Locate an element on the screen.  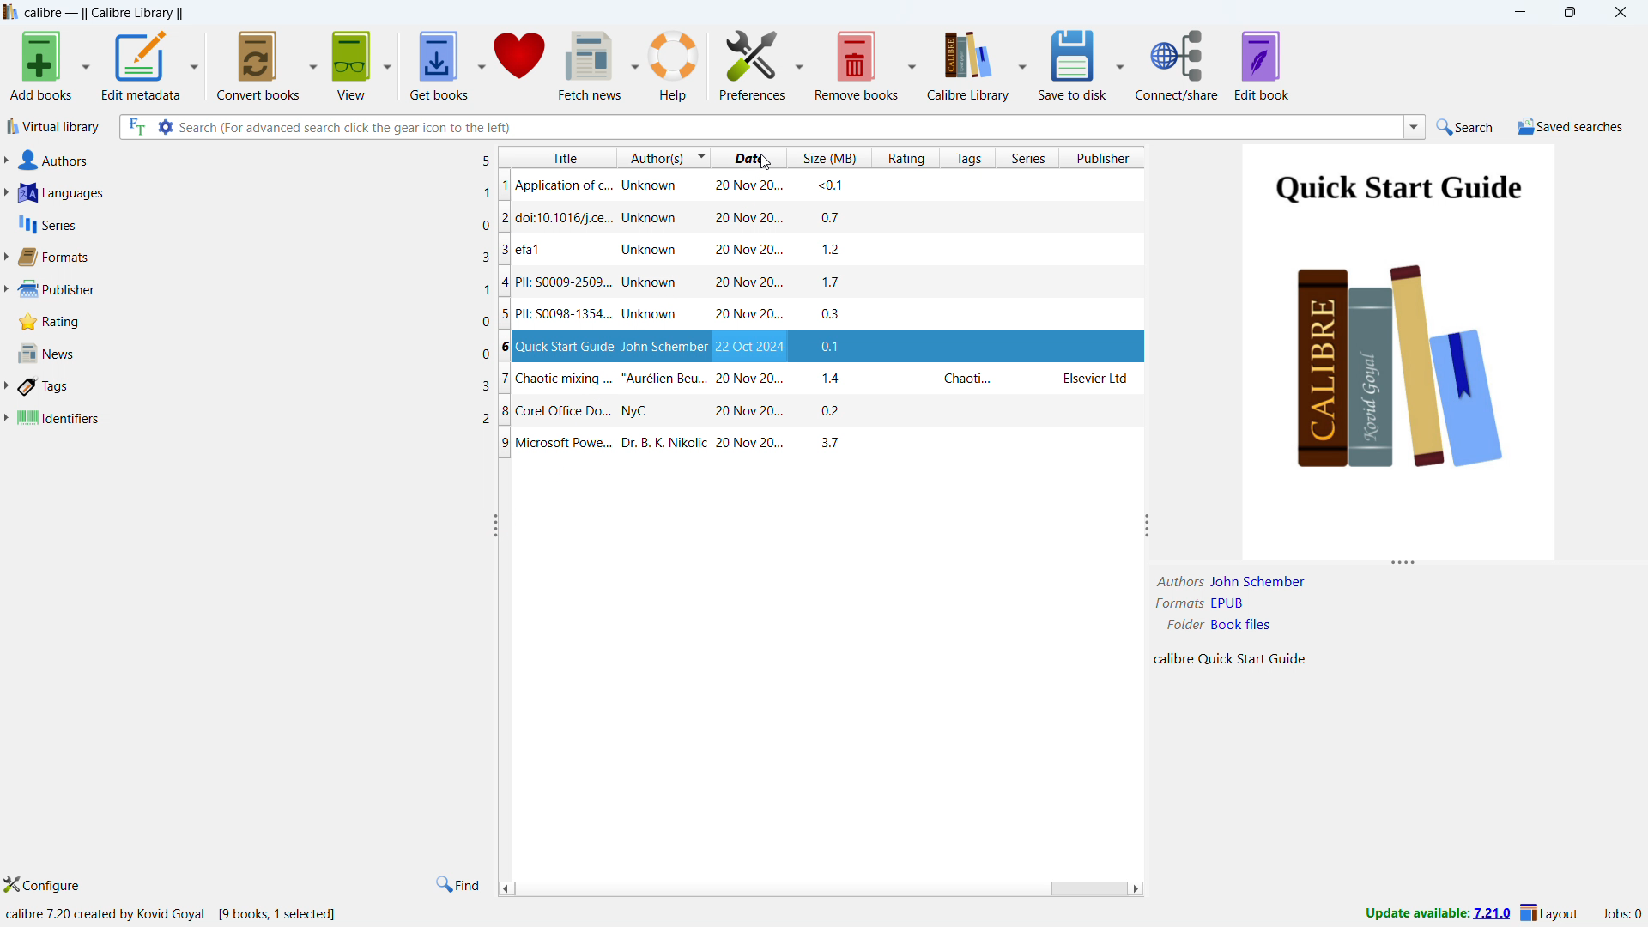
tags is located at coordinates (967, 158).